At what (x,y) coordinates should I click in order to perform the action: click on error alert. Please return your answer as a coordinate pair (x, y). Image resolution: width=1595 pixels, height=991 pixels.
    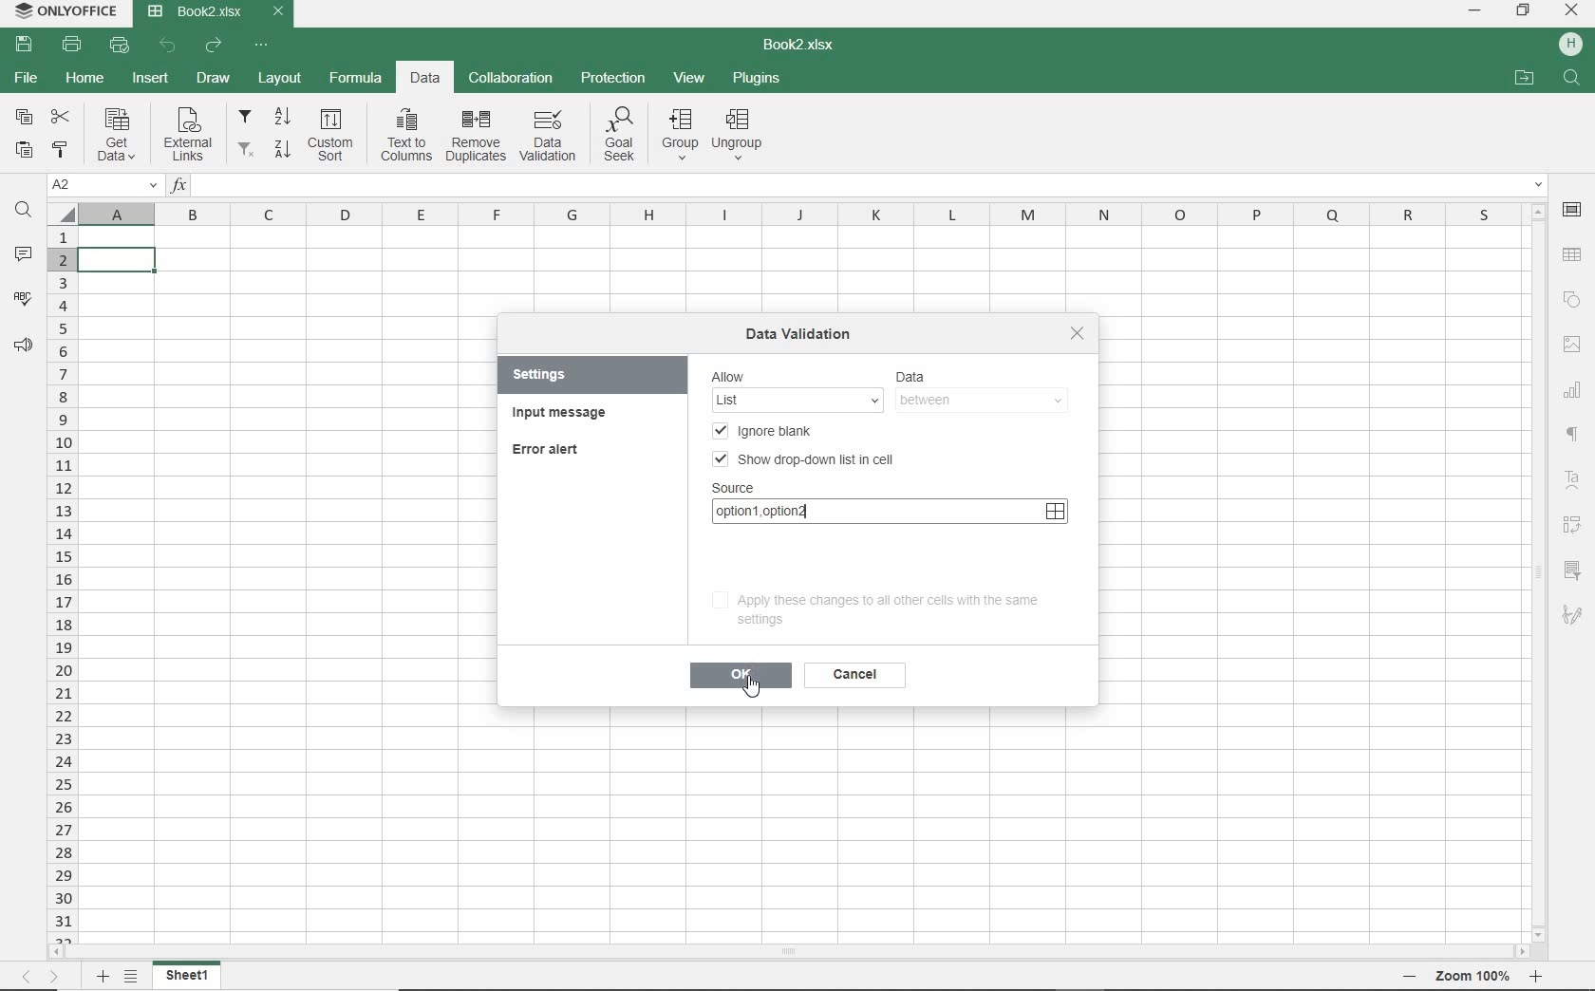
    Looking at the image, I should click on (552, 447).